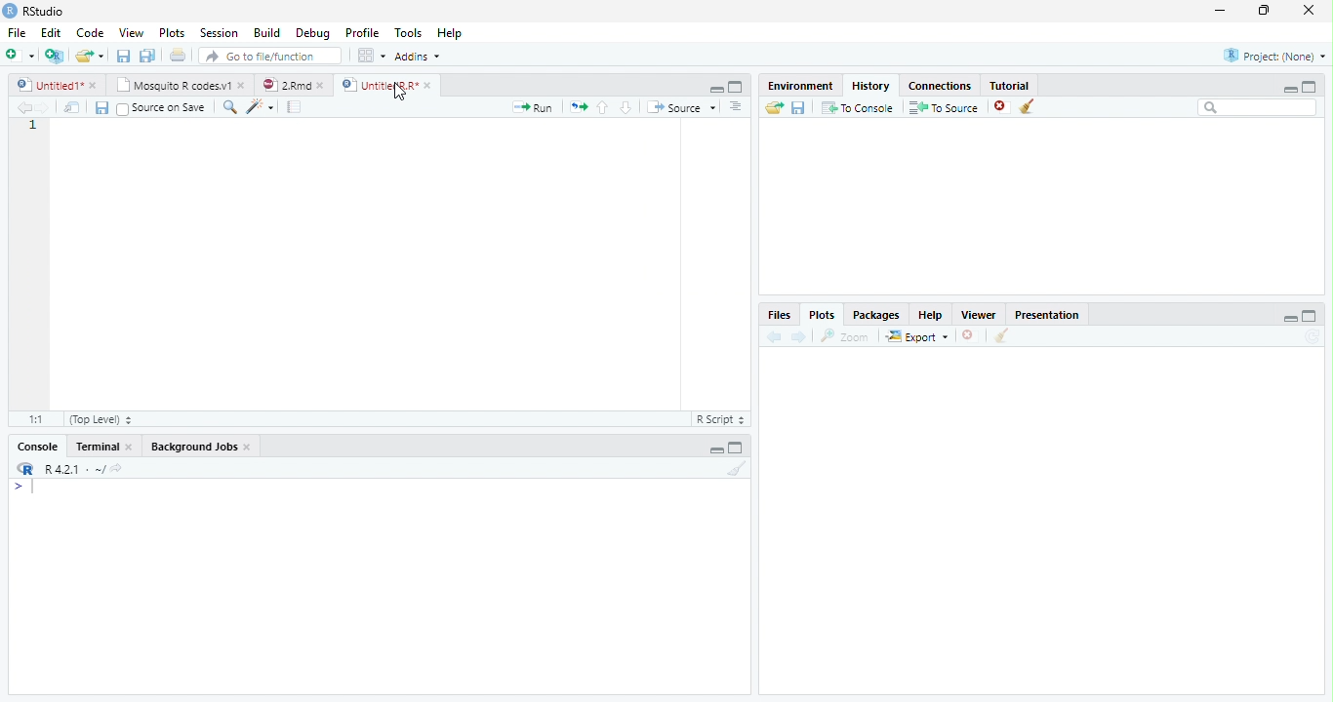  Describe the element at coordinates (400, 92) in the screenshot. I see `cursor` at that location.